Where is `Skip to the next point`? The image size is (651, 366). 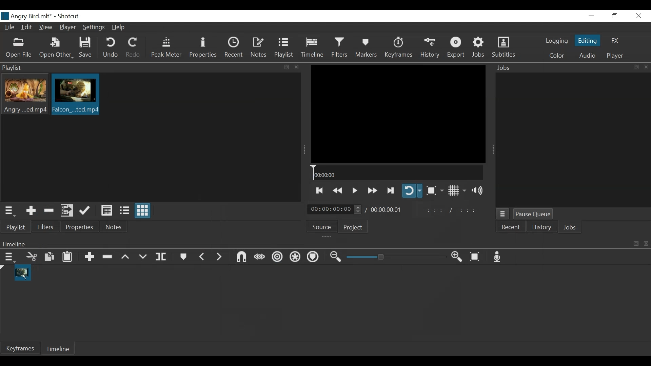 Skip to the next point is located at coordinates (391, 191).